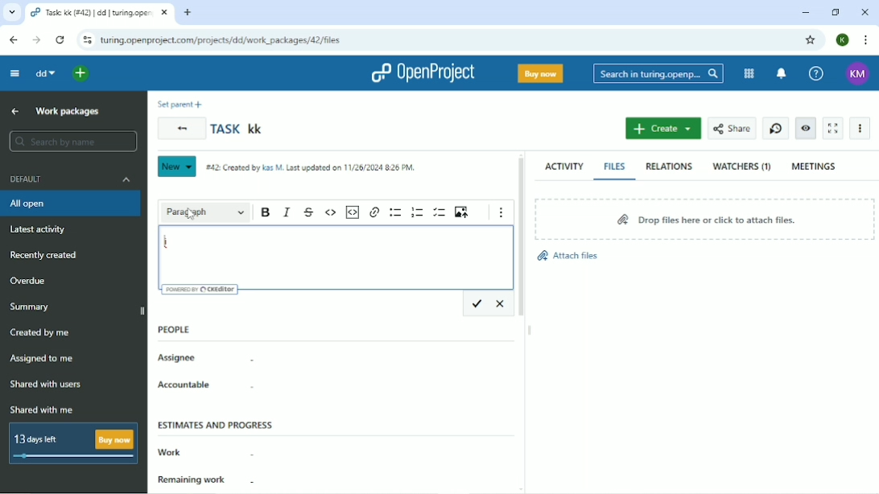  What do you see at coordinates (418, 212) in the screenshot?
I see `Numbered list` at bounding box center [418, 212].